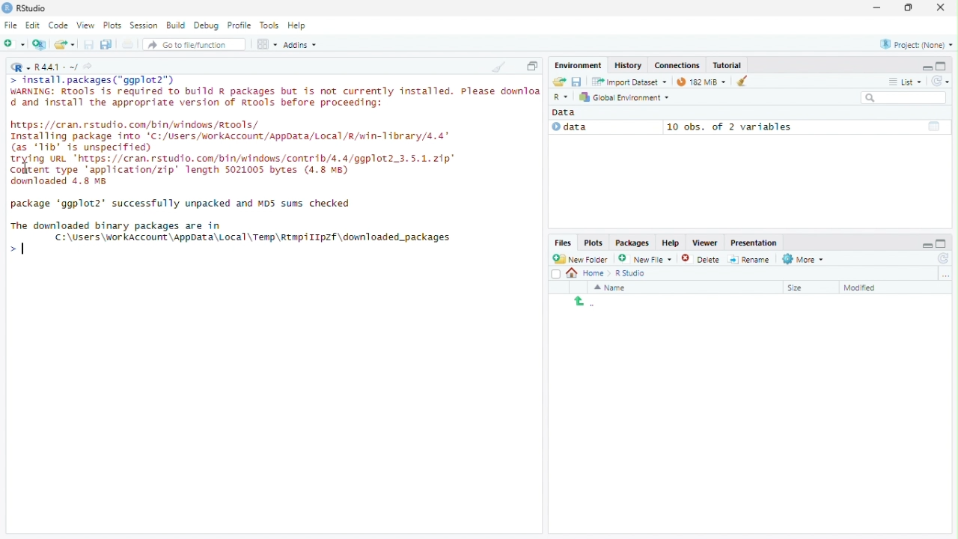 The width and height of the screenshot is (958, 539). Describe the element at coordinates (561, 97) in the screenshot. I see `selected language - R` at that location.